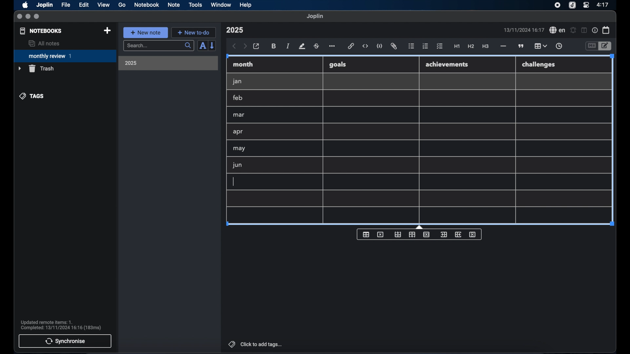 The width and height of the screenshot is (630, 354). I want to click on close, so click(19, 17).